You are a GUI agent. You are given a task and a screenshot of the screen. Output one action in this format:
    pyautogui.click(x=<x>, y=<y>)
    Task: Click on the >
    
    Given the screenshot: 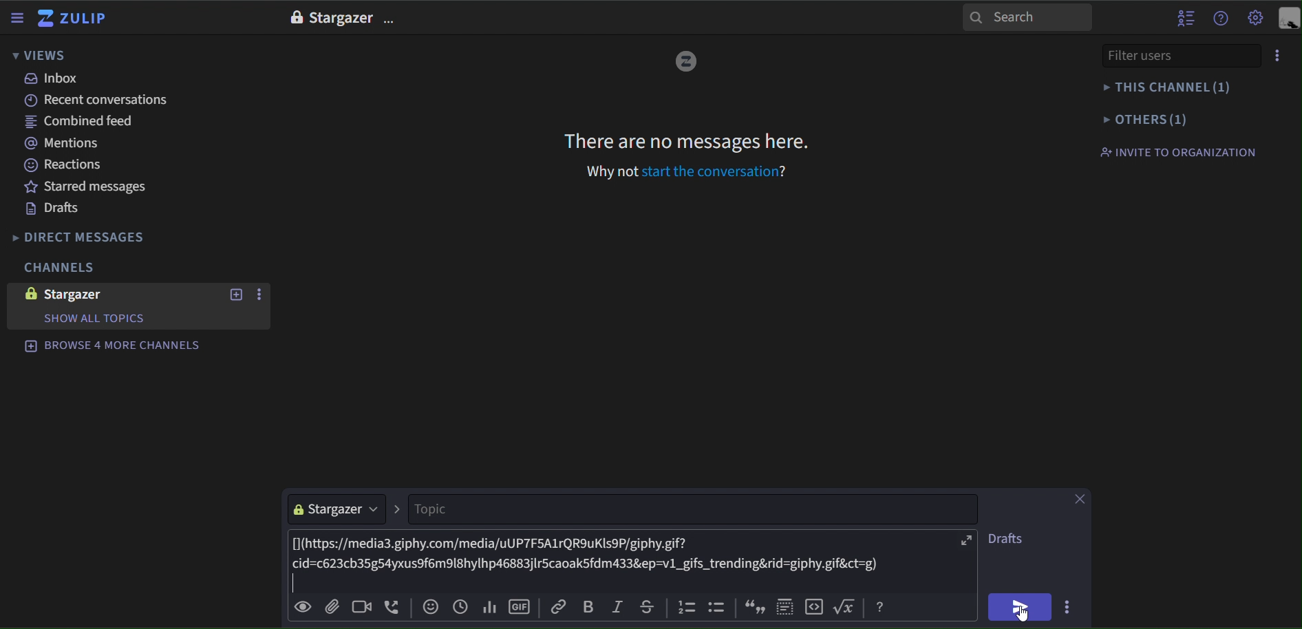 What is the action you would take?
    pyautogui.click(x=398, y=510)
    